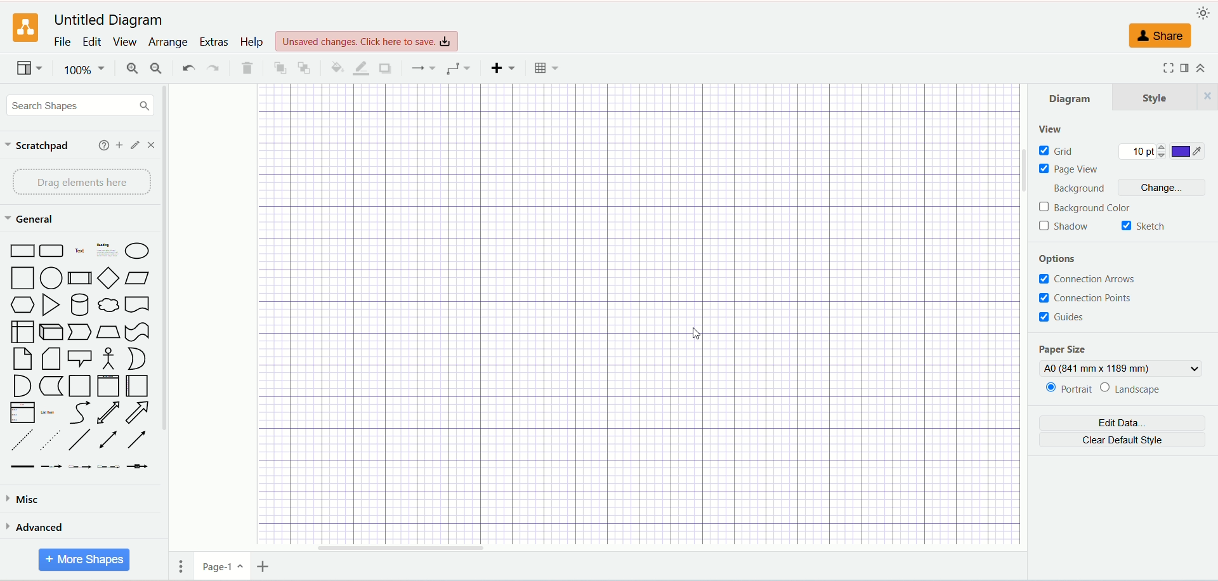 This screenshot has width=1218, height=581. Describe the element at coordinates (80, 332) in the screenshot. I see `Step` at that location.